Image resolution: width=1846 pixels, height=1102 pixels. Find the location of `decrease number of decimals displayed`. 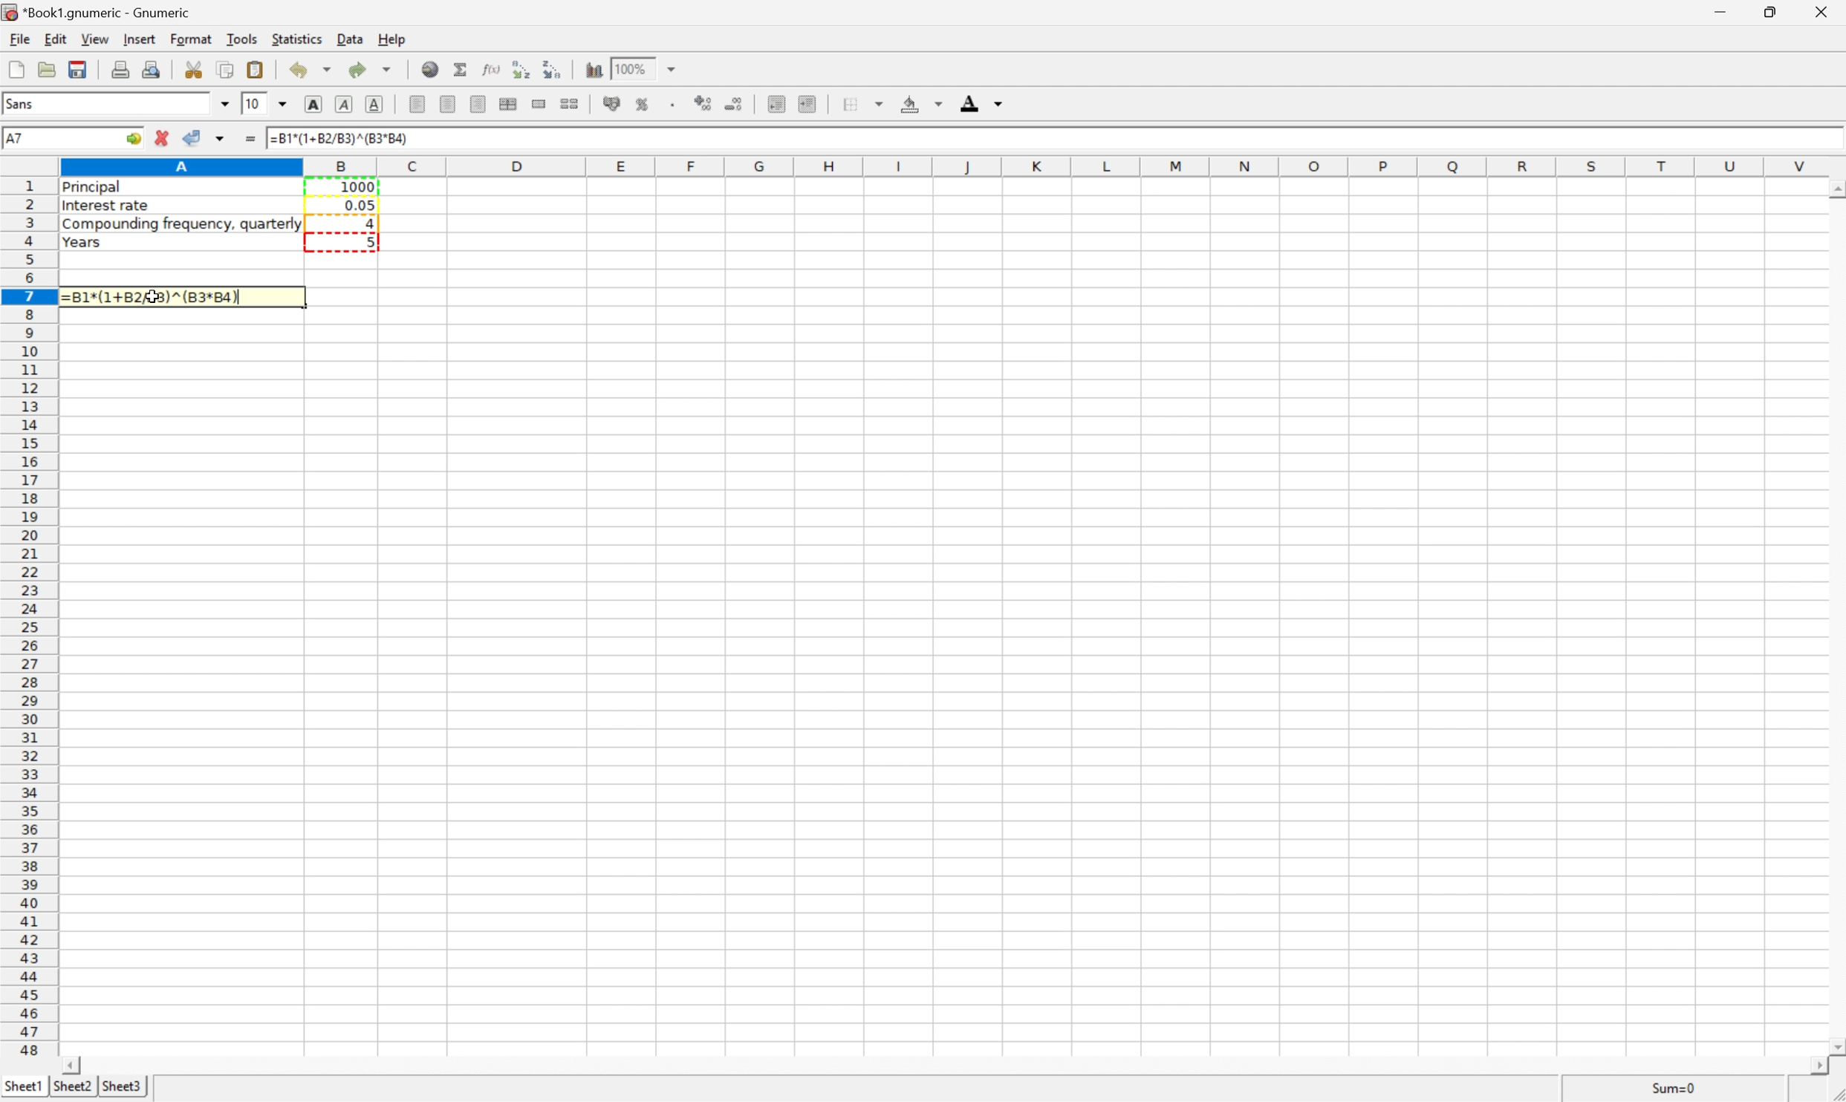

decrease number of decimals displayed is located at coordinates (736, 103).